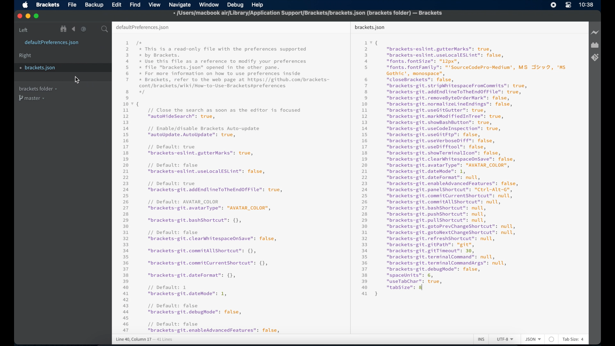  I want to click on right, so click(25, 56).